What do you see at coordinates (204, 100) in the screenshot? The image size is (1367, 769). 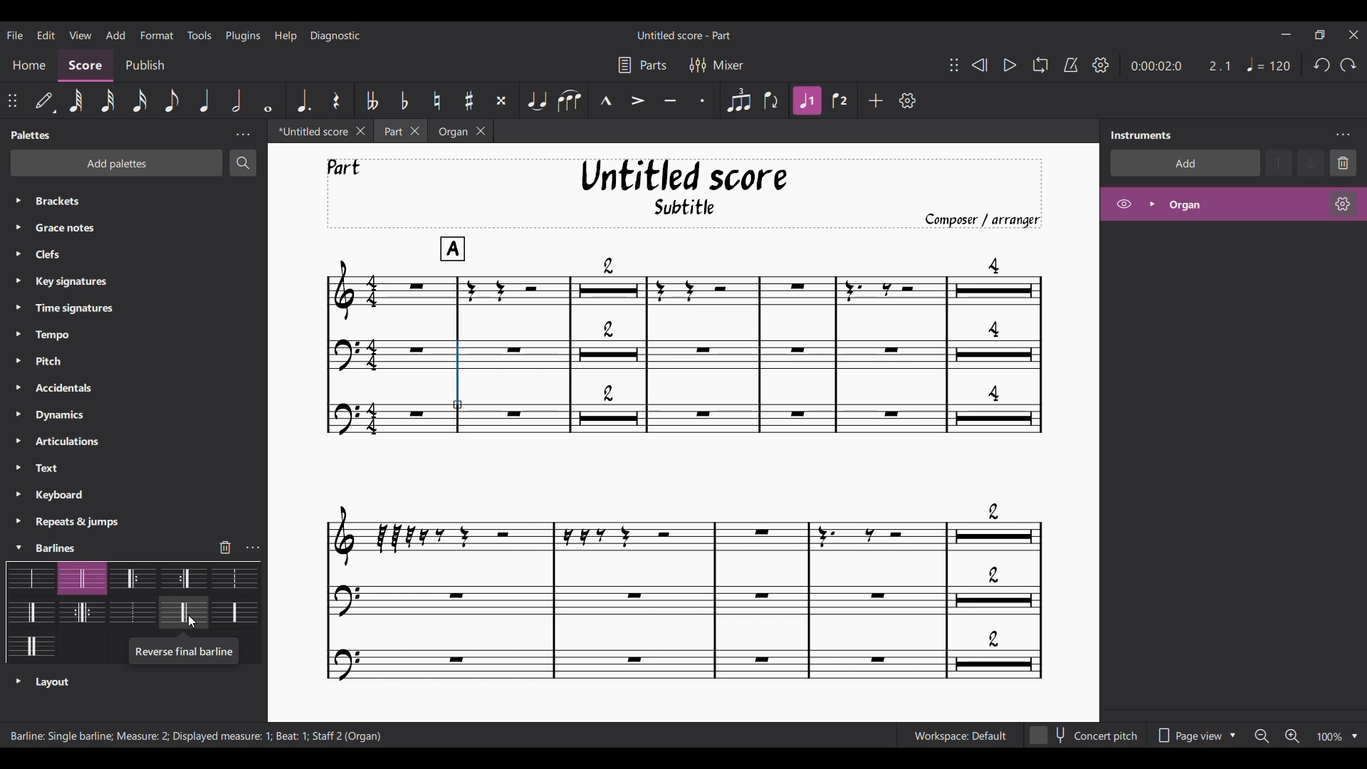 I see `Quater note` at bounding box center [204, 100].